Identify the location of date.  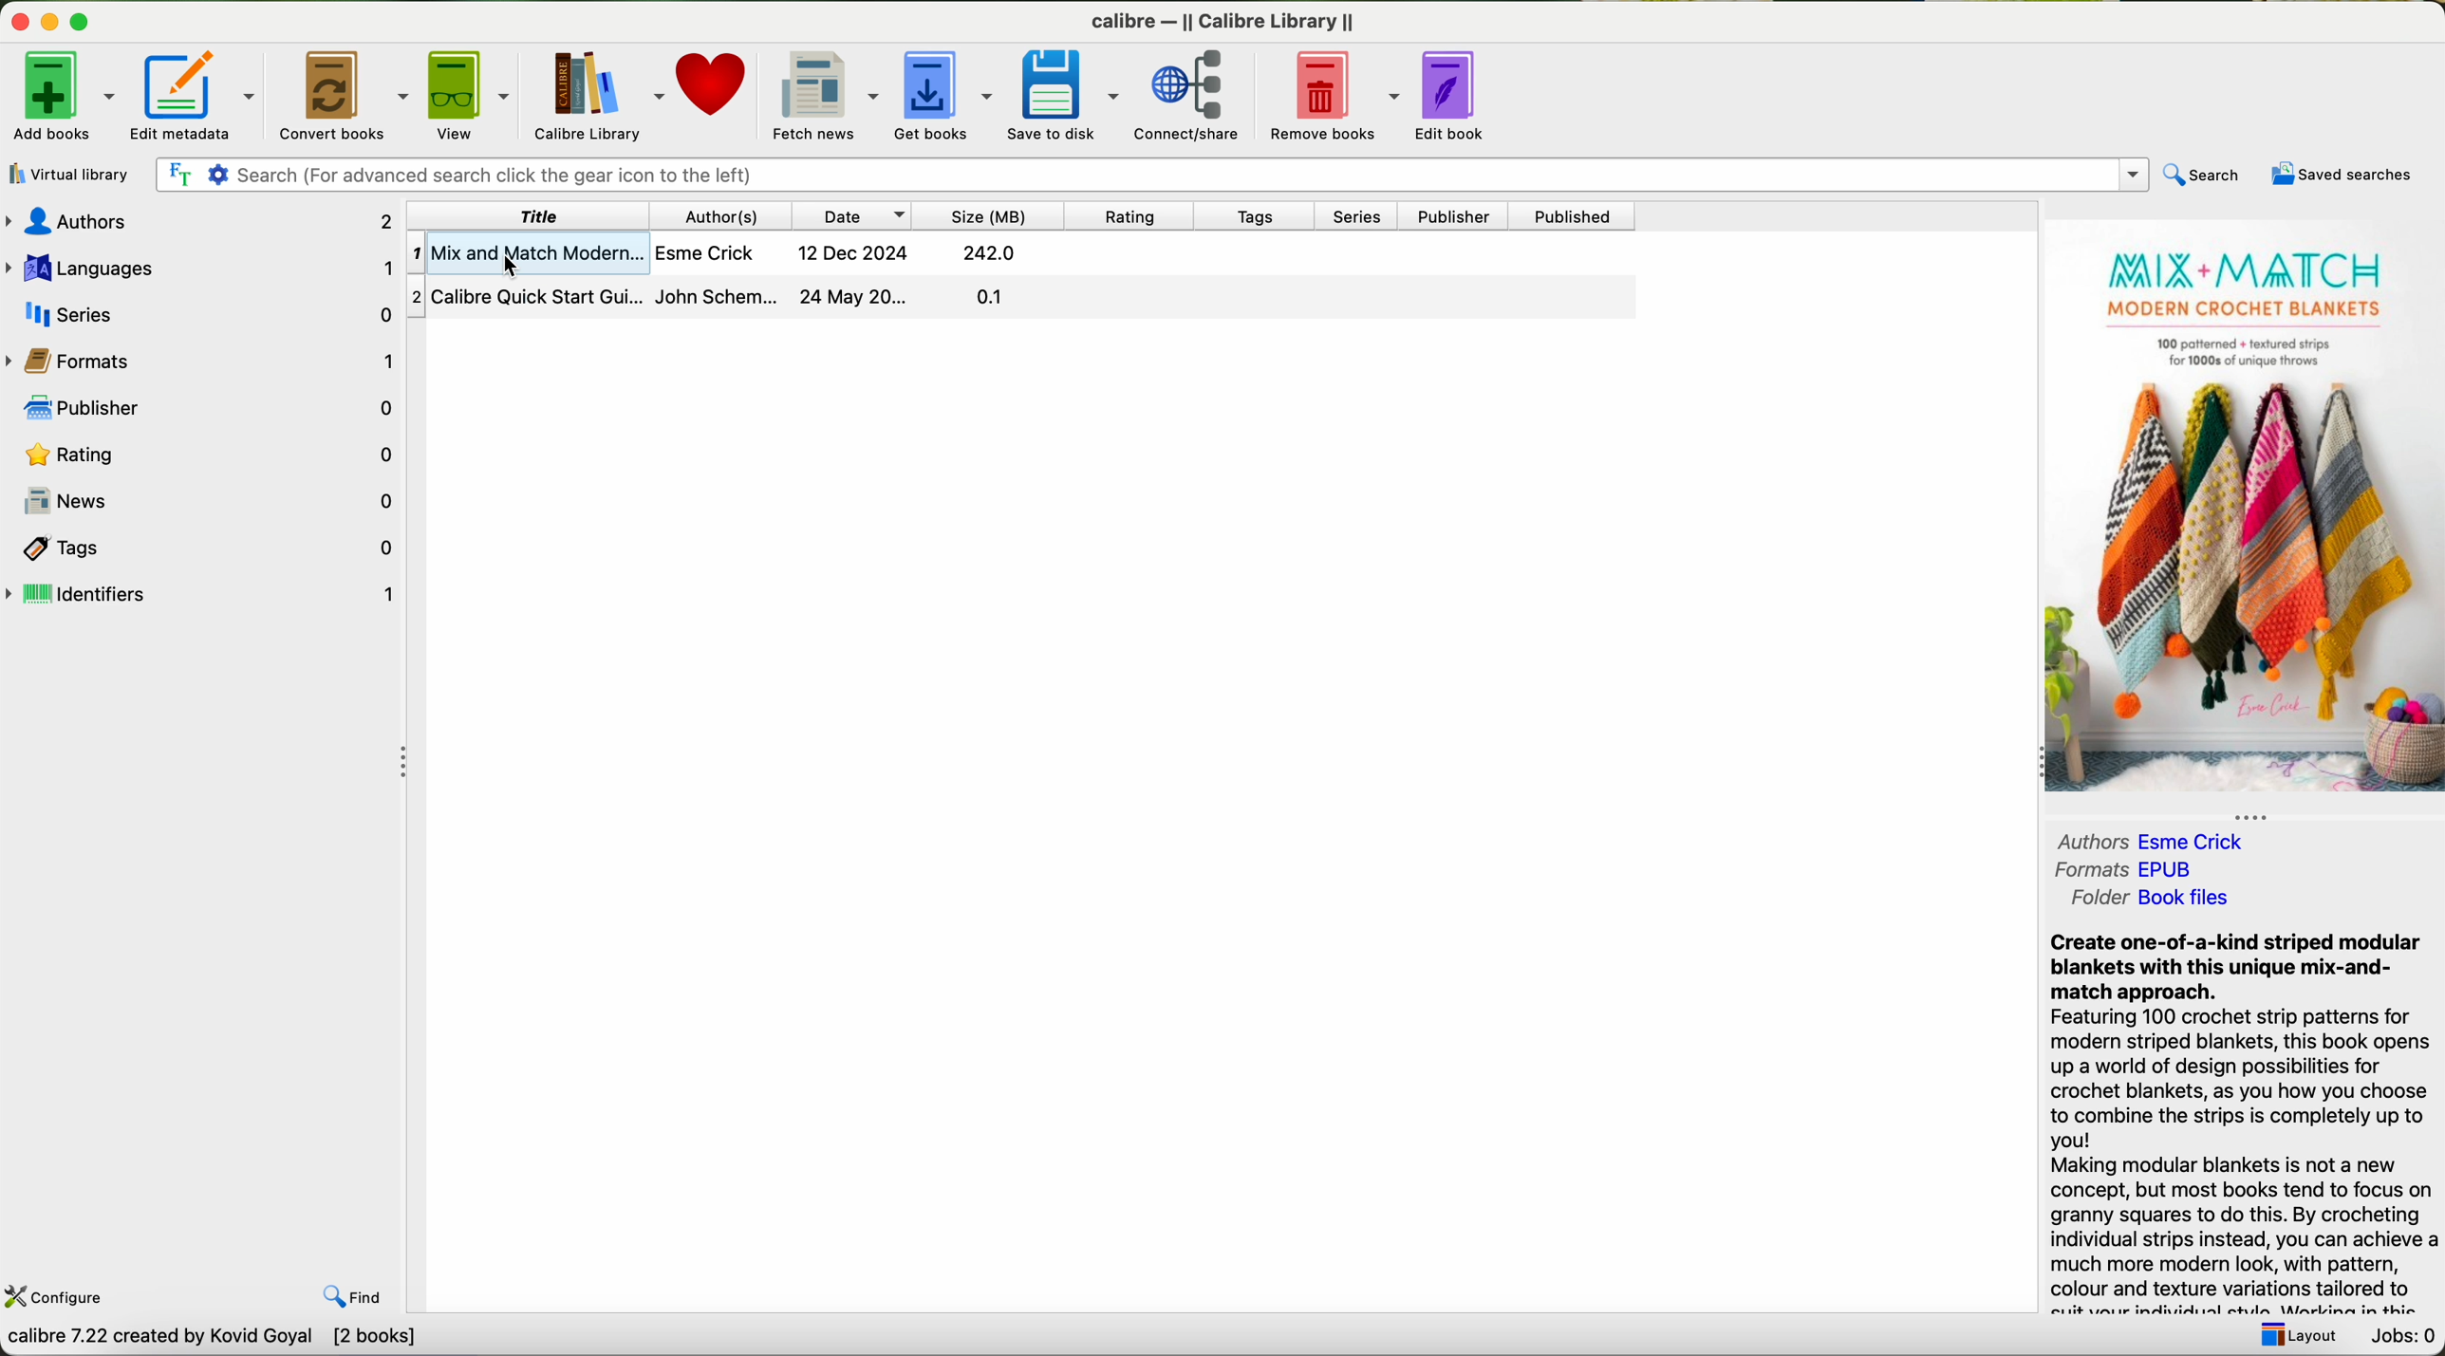
(854, 215).